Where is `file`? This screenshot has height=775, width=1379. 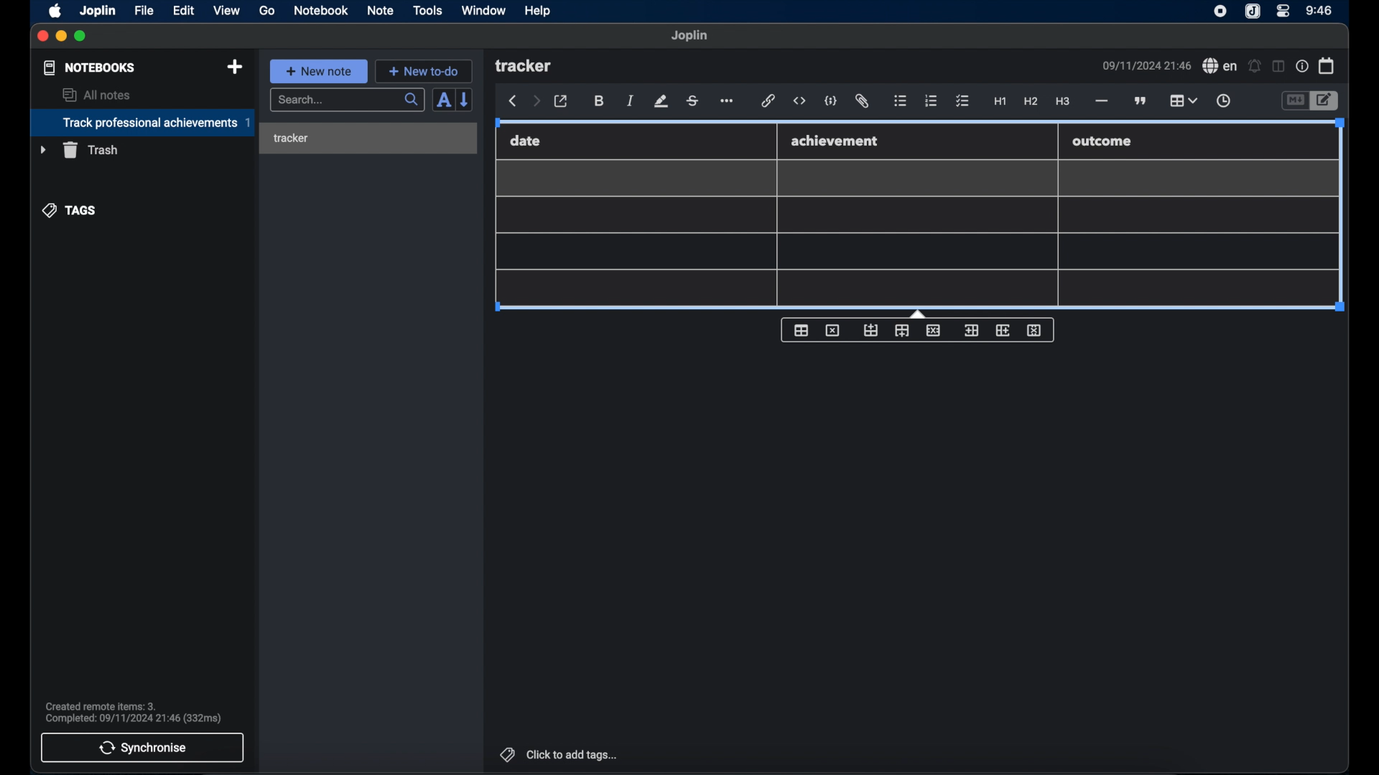
file is located at coordinates (144, 10).